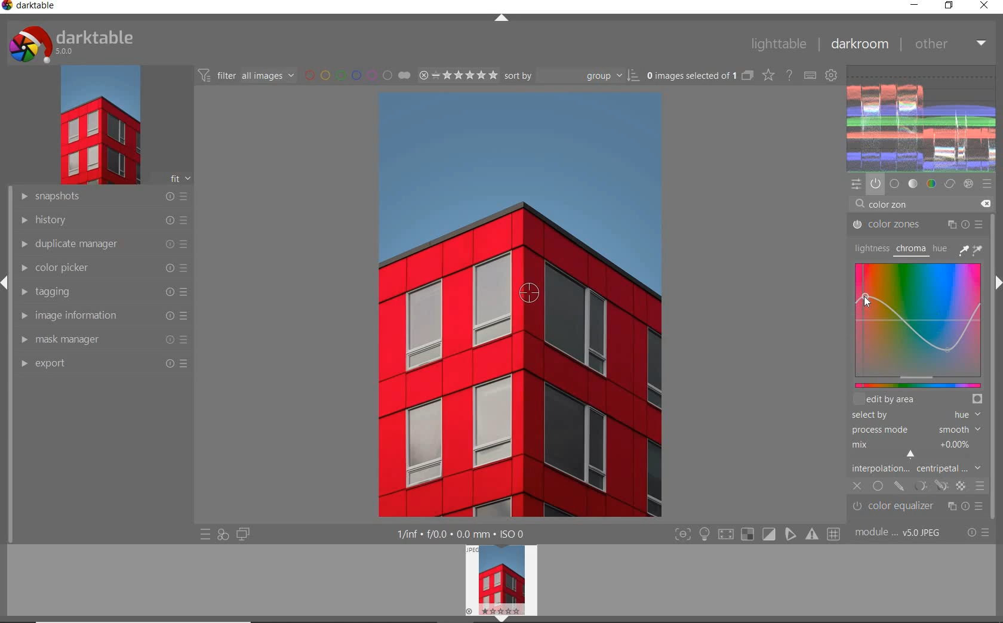 Image resolution: width=1003 pixels, height=623 pixels. Describe the element at coordinates (725, 535) in the screenshot. I see `shadow` at that location.